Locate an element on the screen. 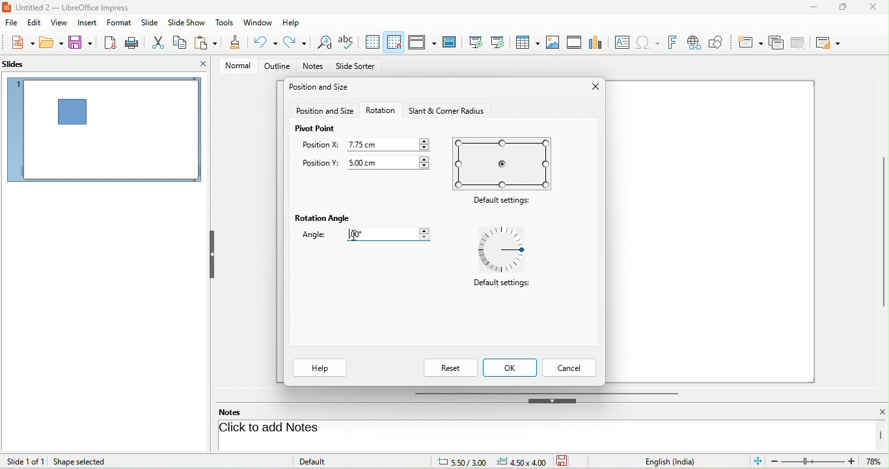 This screenshot has height=469, width=889. slant and corner radius is located at coordinates (444, 110).